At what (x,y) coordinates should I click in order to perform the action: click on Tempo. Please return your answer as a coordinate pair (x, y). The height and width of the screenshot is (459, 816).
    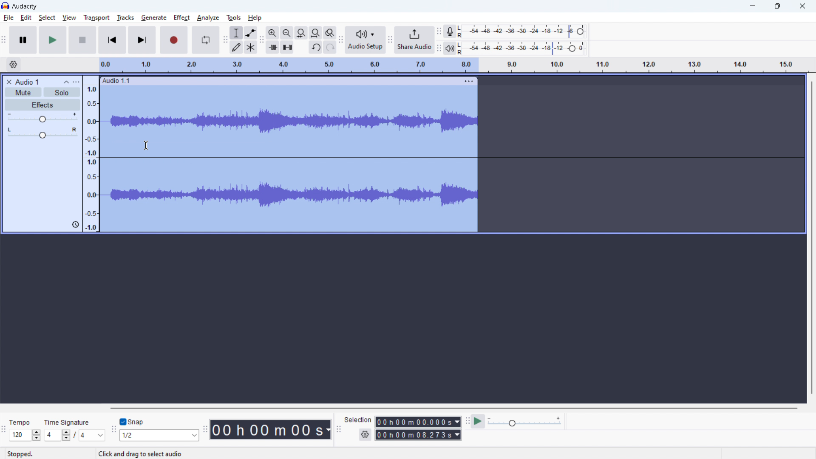
    Looking at the image, I should click on (20, 422).